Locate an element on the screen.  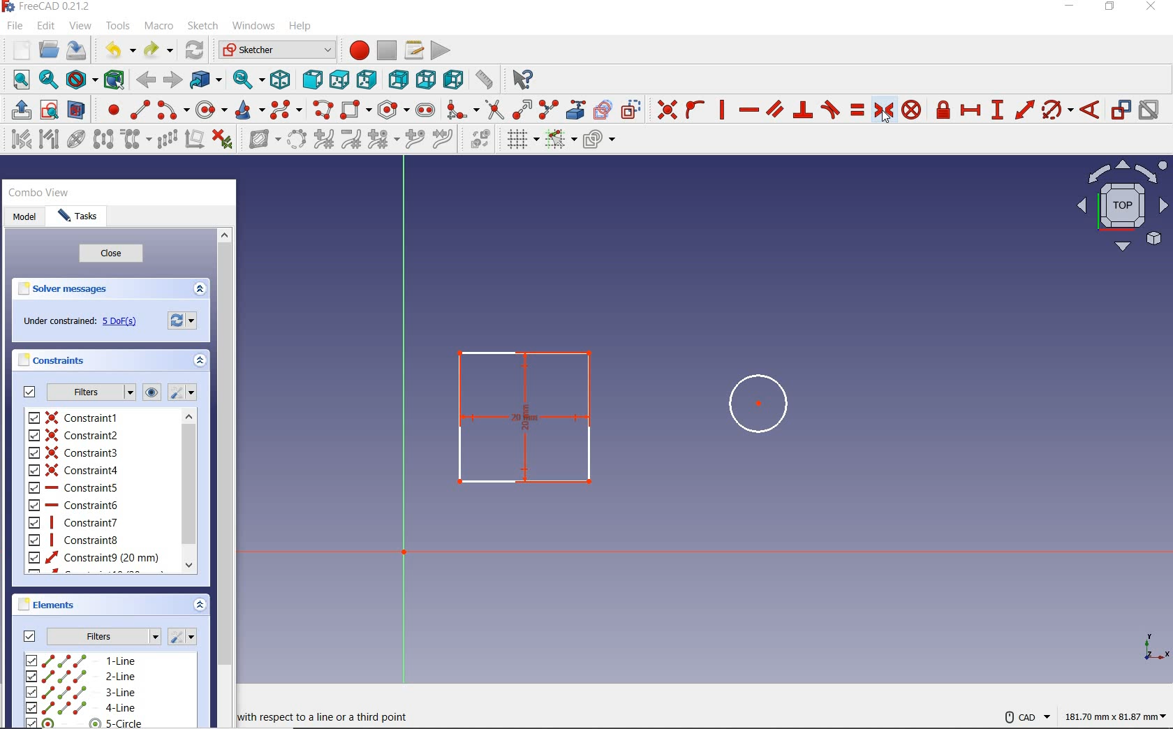
back is located at coordinates (147, 80).